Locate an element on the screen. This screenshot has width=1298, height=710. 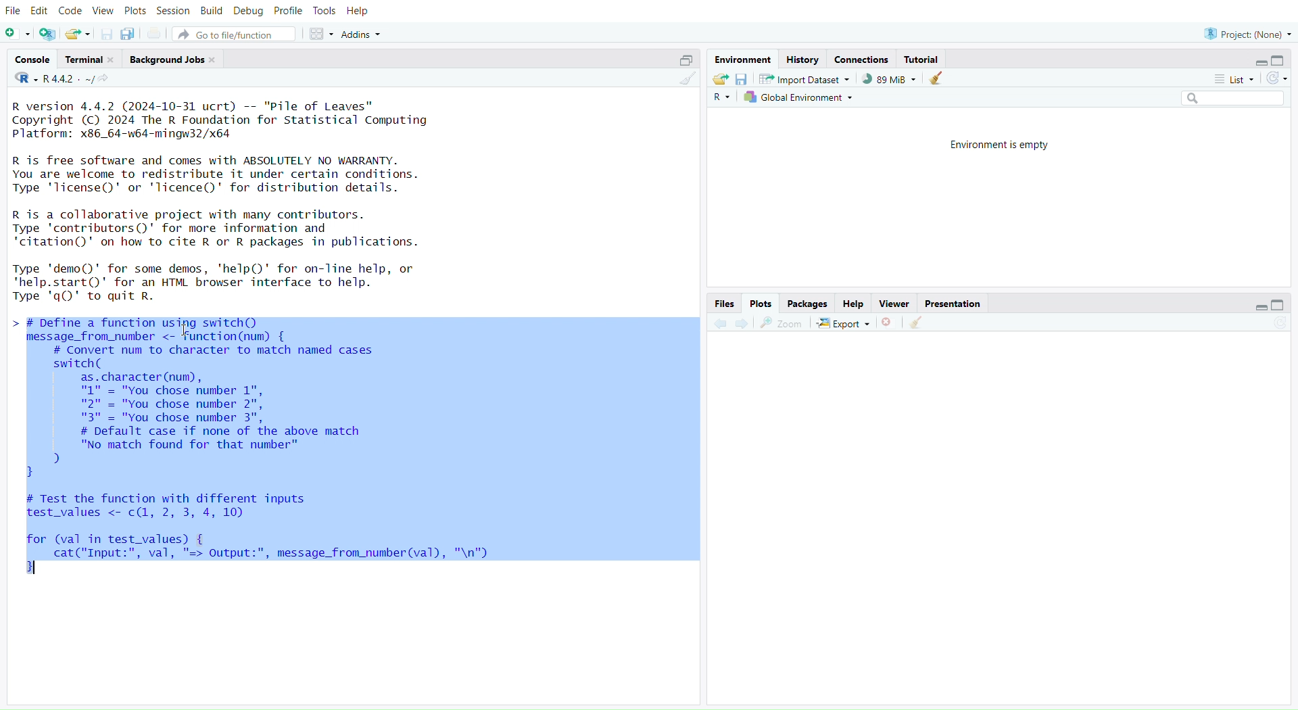
89kib used by R session (Source: Windows System) is located at coordinates (888, 79).